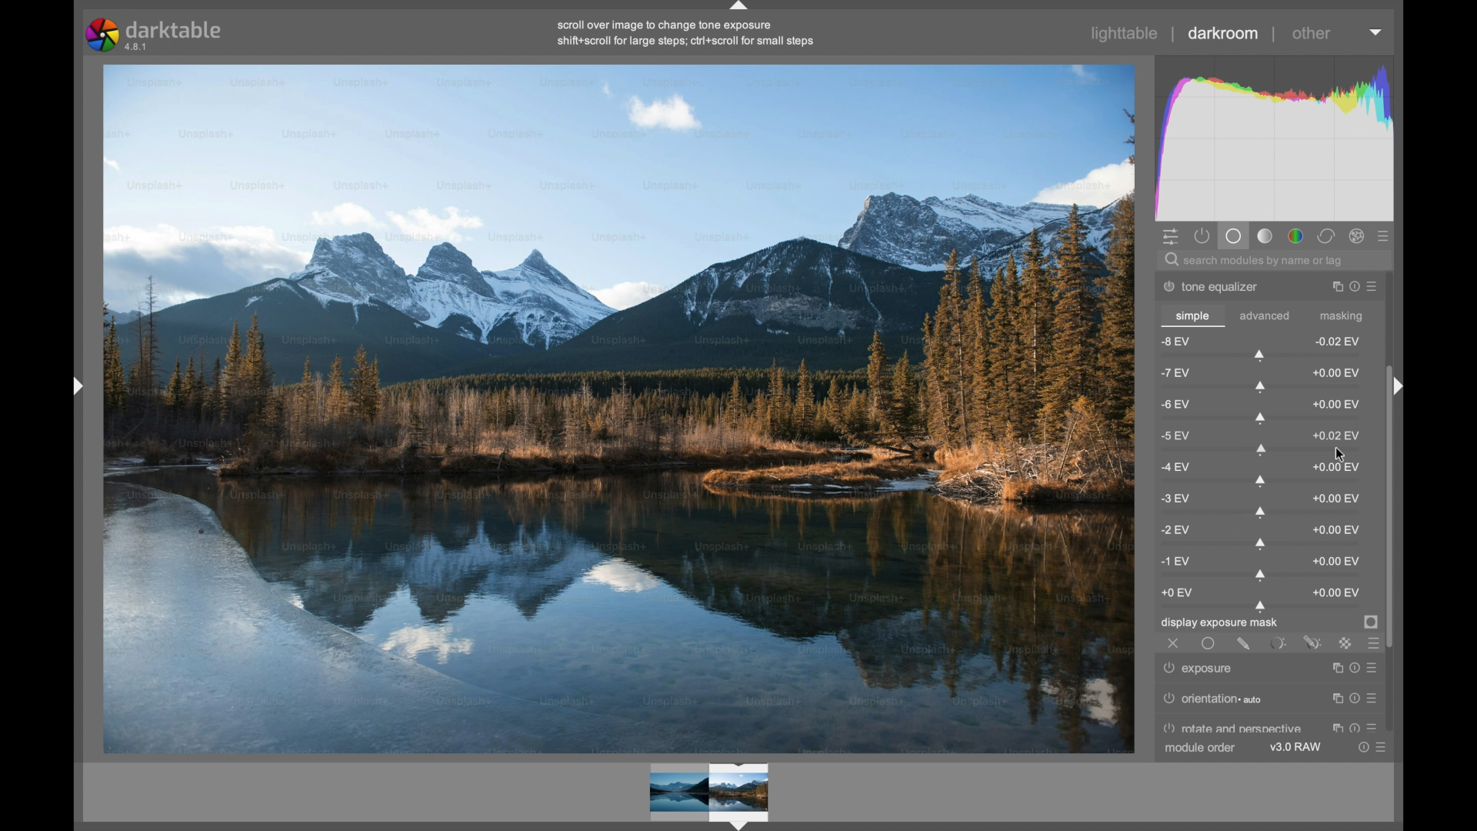 The image size is (1477, 831). What do you see at coordinates (1327, 236) in the screenshot?
I see `correct` at bounding box center [1327, 236].